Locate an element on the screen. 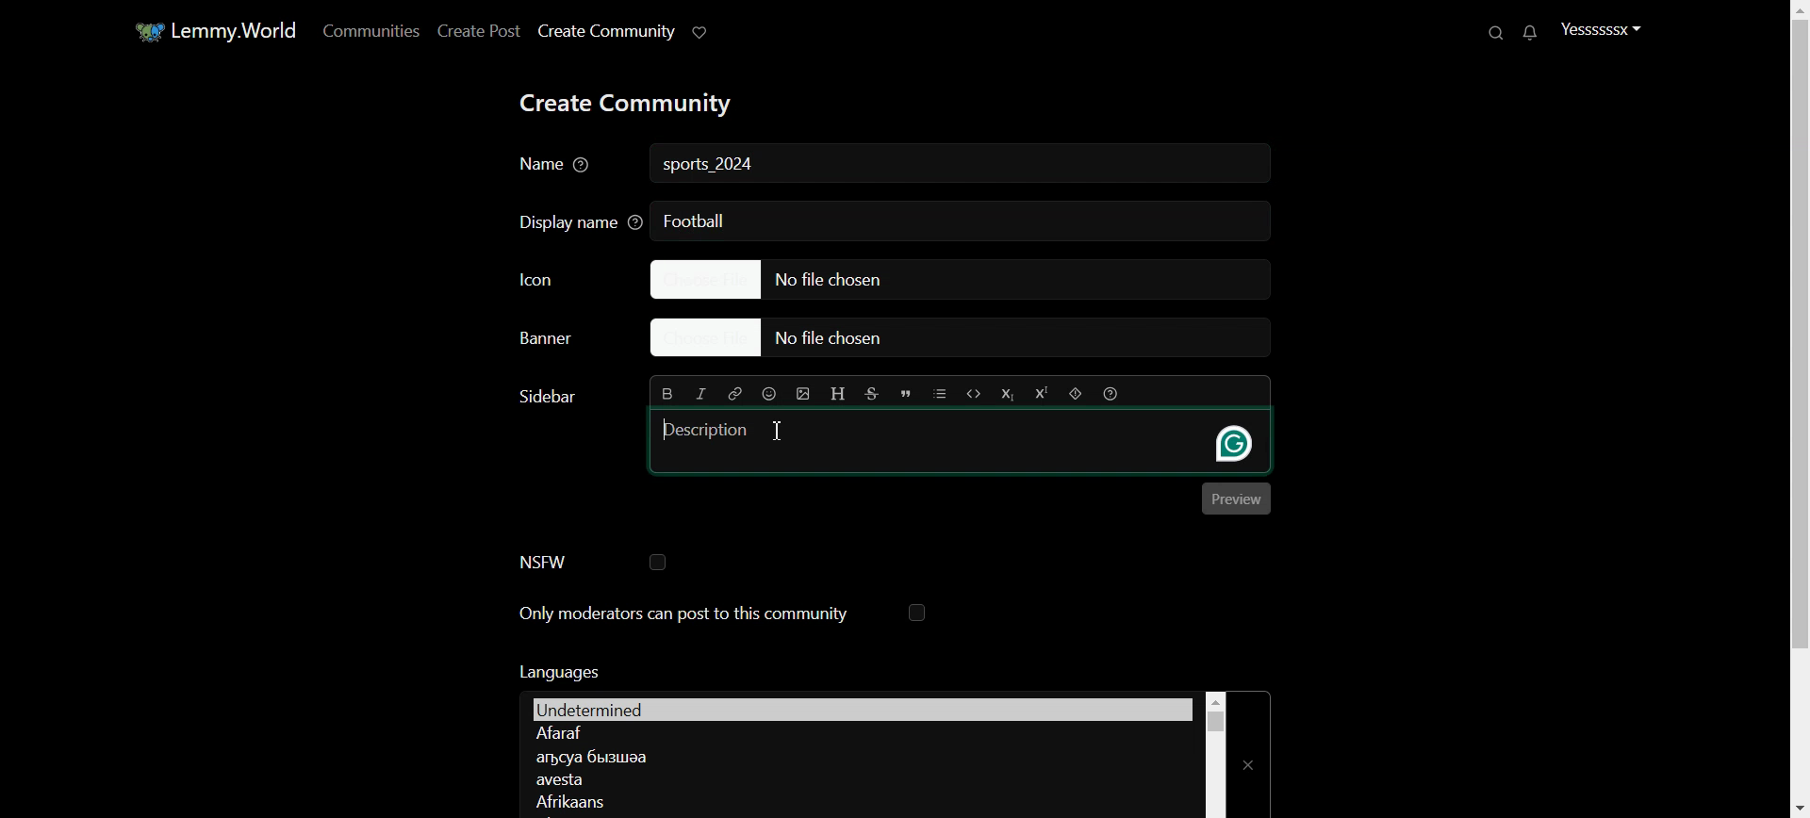  Language is located at coordinates (856, 800).